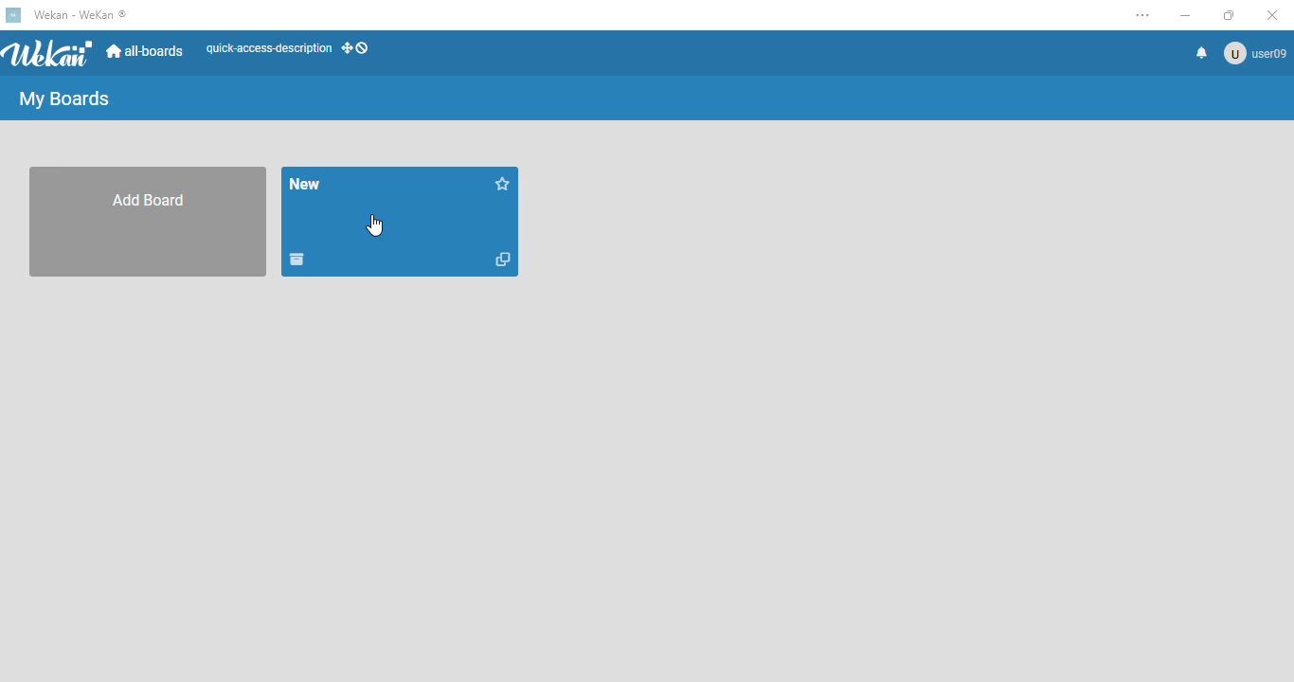 The image size is (1294, 682). What do you see at coordinates (146, 51) in the screenshot?
I see `all-boards` at bounding box center [146, 51].